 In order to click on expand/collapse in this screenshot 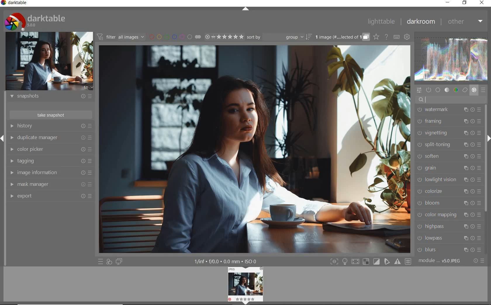, I will do `click(246, 7)`.